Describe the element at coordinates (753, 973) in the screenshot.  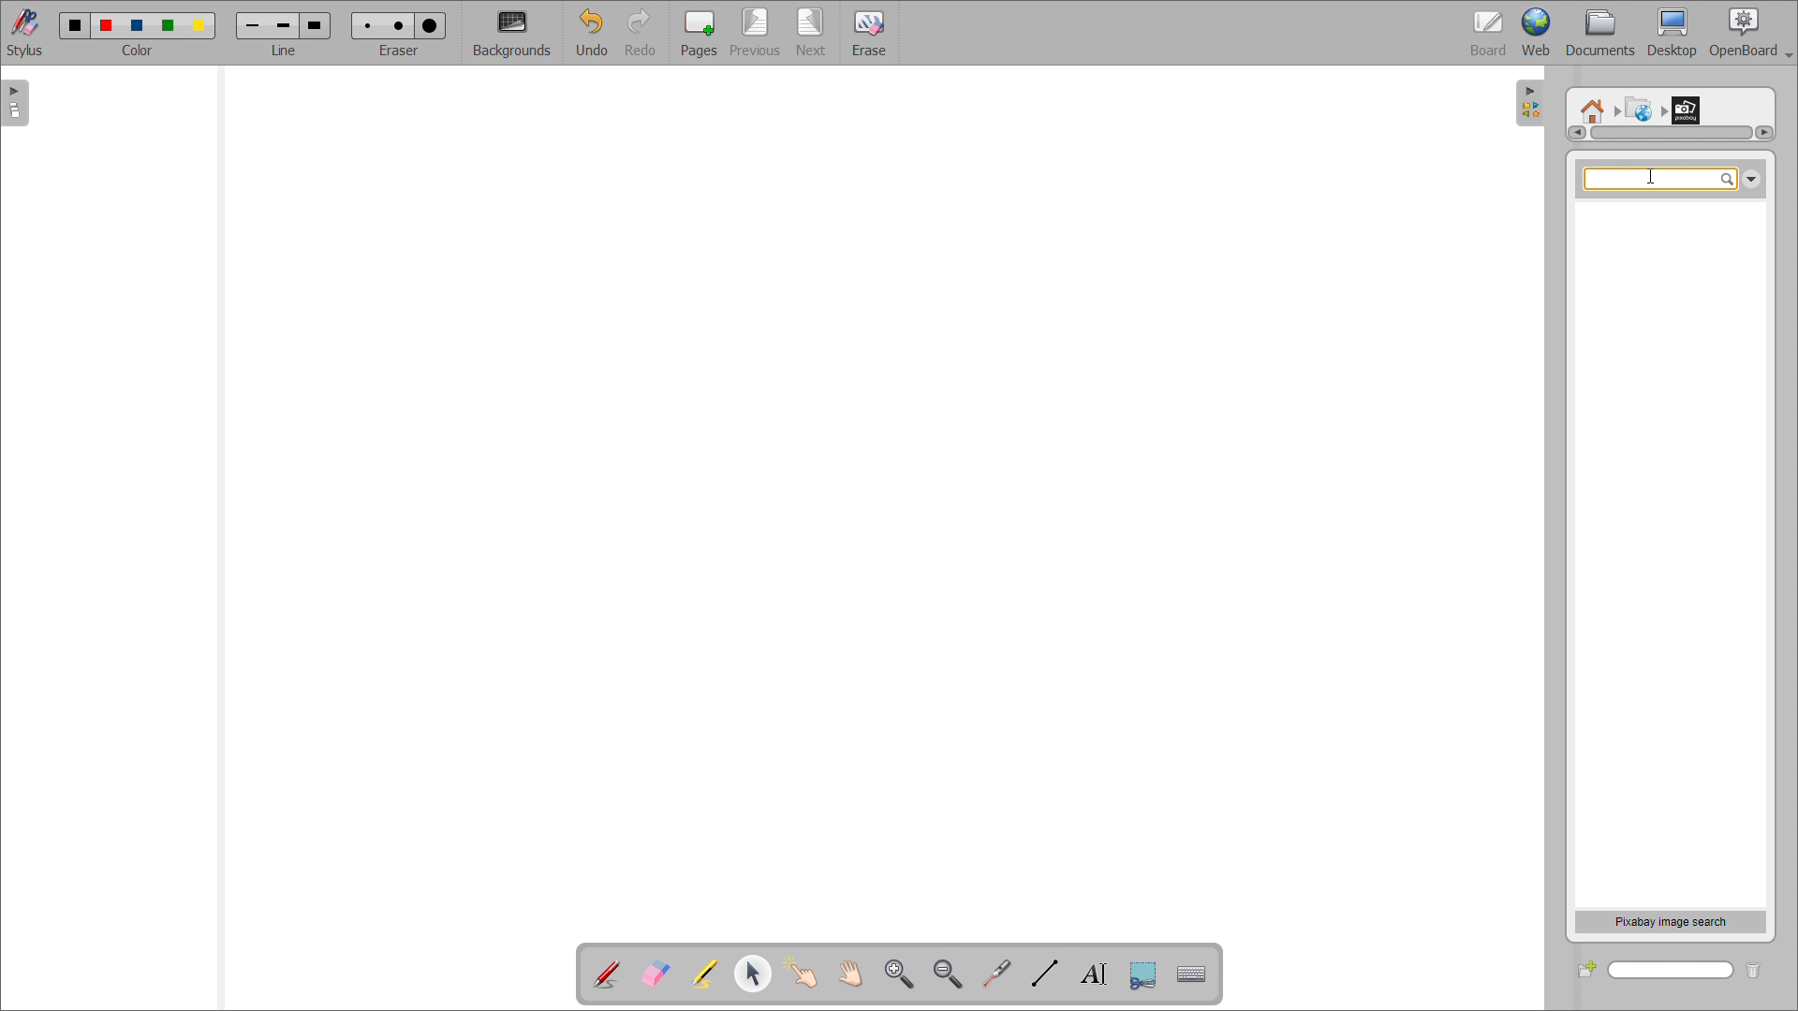
I see `select object and modify` at that location.